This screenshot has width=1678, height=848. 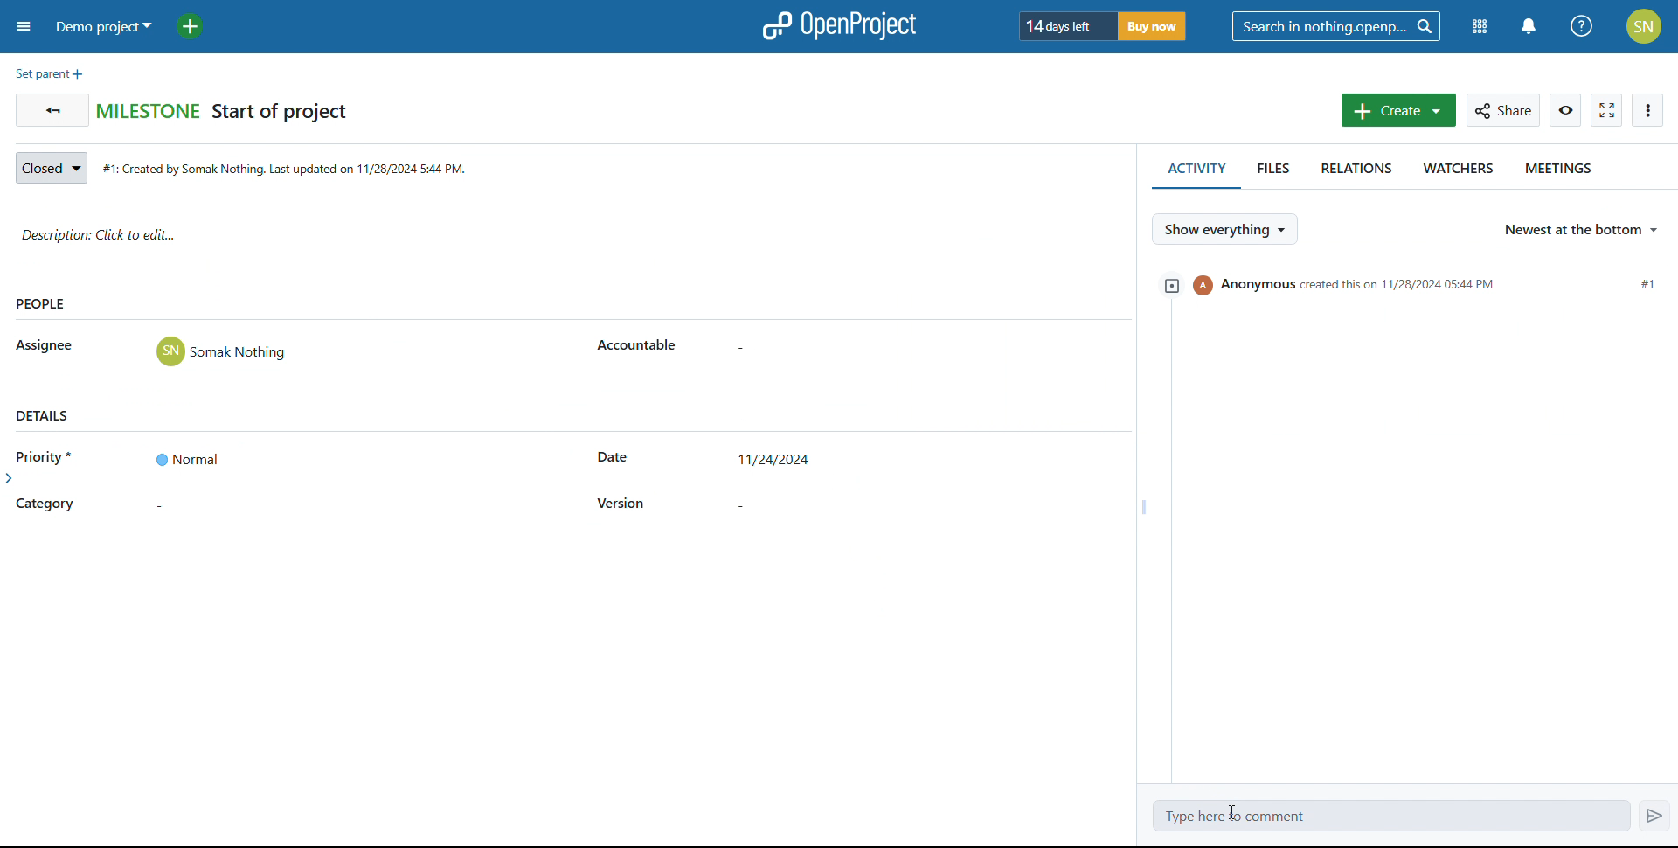 What do you see at coordinates (1271, 174) in the screenshot?
I see `files` at bounding box center [1271, 174].